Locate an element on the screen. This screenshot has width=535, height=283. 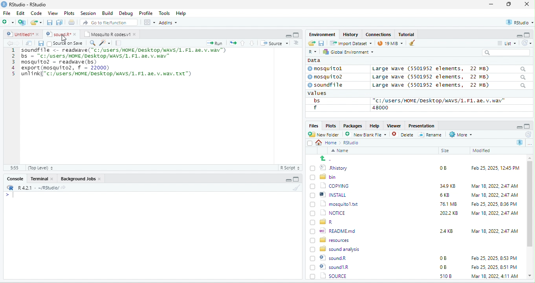
folder is located at coordinates (37, 22).